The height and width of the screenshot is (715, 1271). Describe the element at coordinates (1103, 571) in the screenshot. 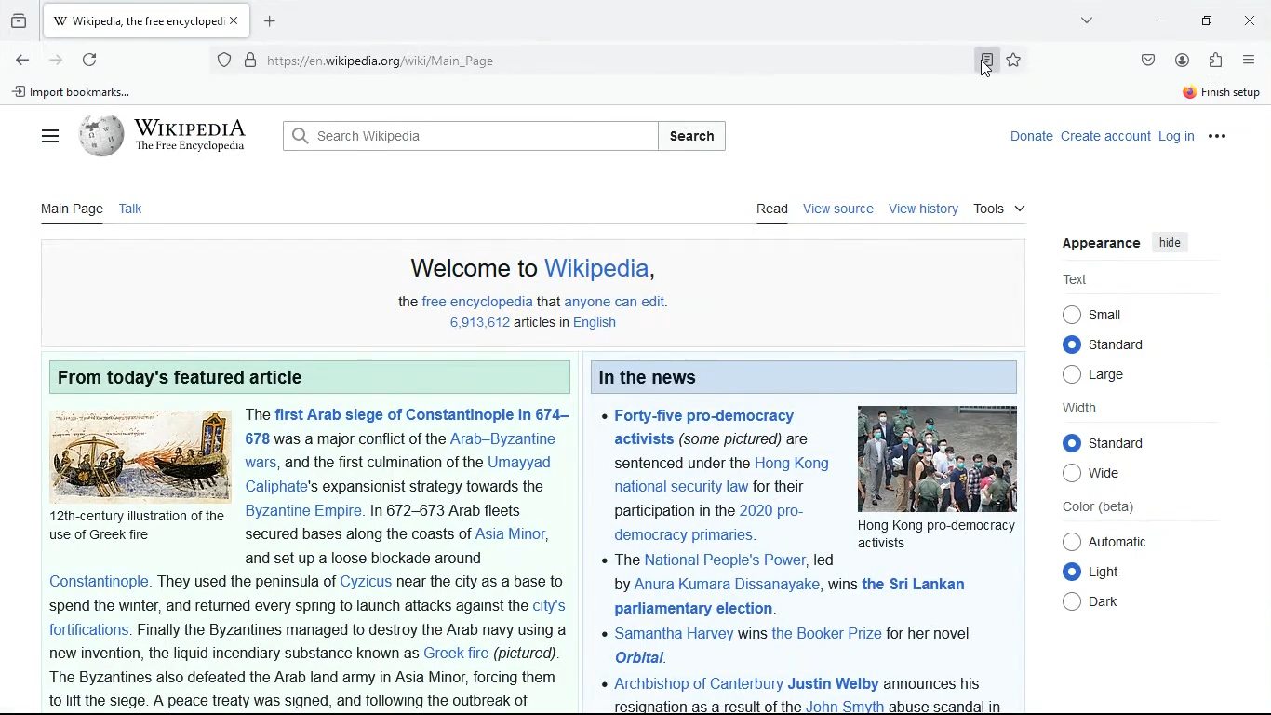

I see `light` at that location.